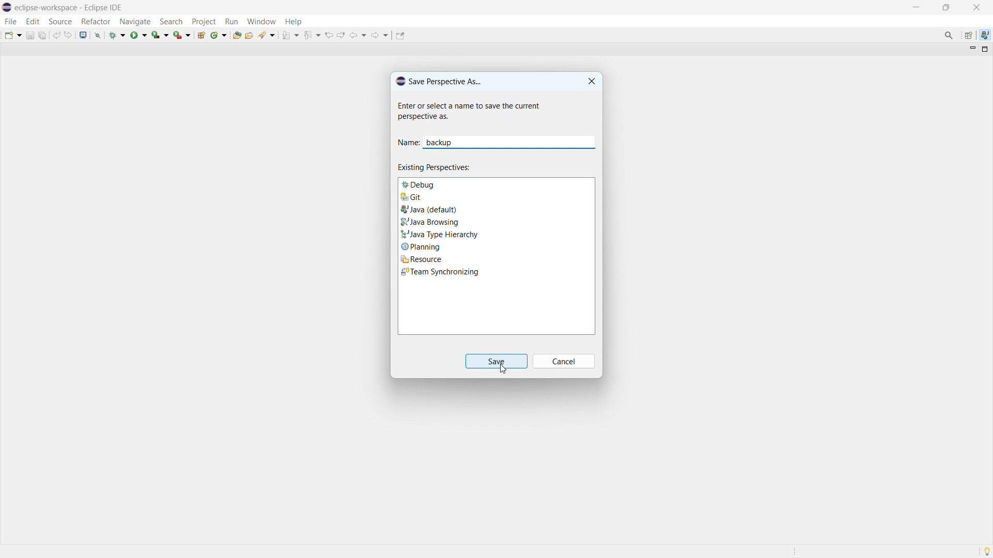 Image resolution: width=993 pixels, height=558 pixels. Describe the element at coordinates (342, 34) in the screenshot. I see `view next location` at that location.